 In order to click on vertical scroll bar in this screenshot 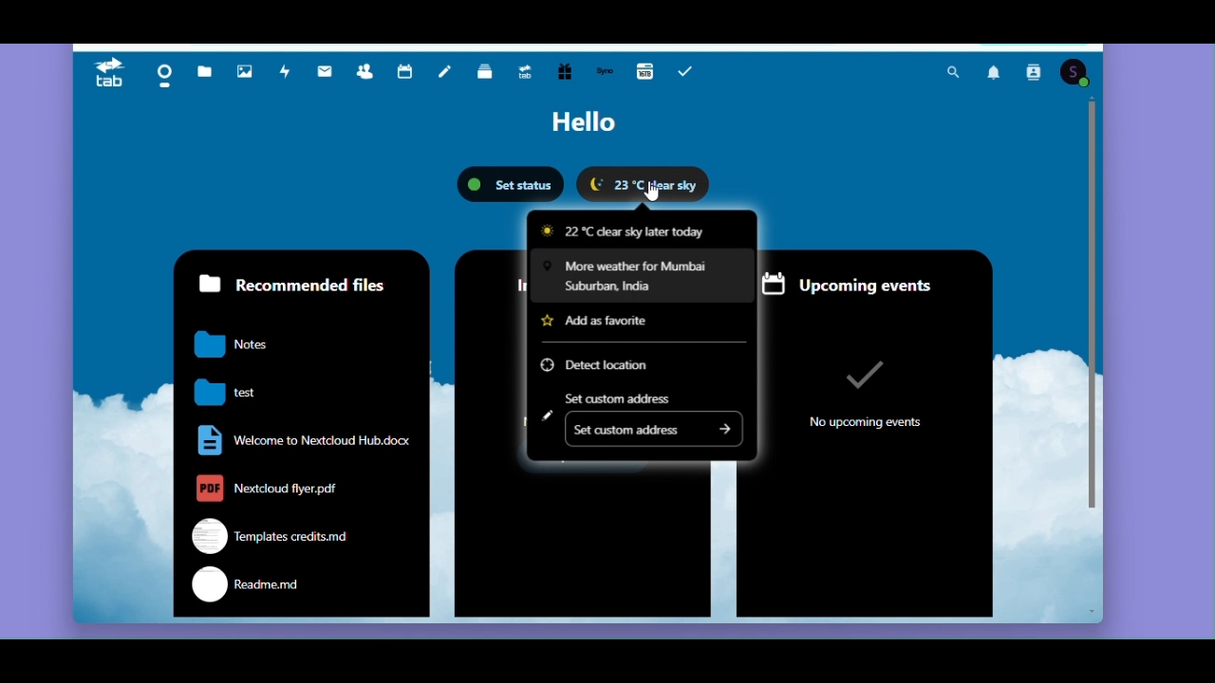, I will do `click(1090, 298)`.